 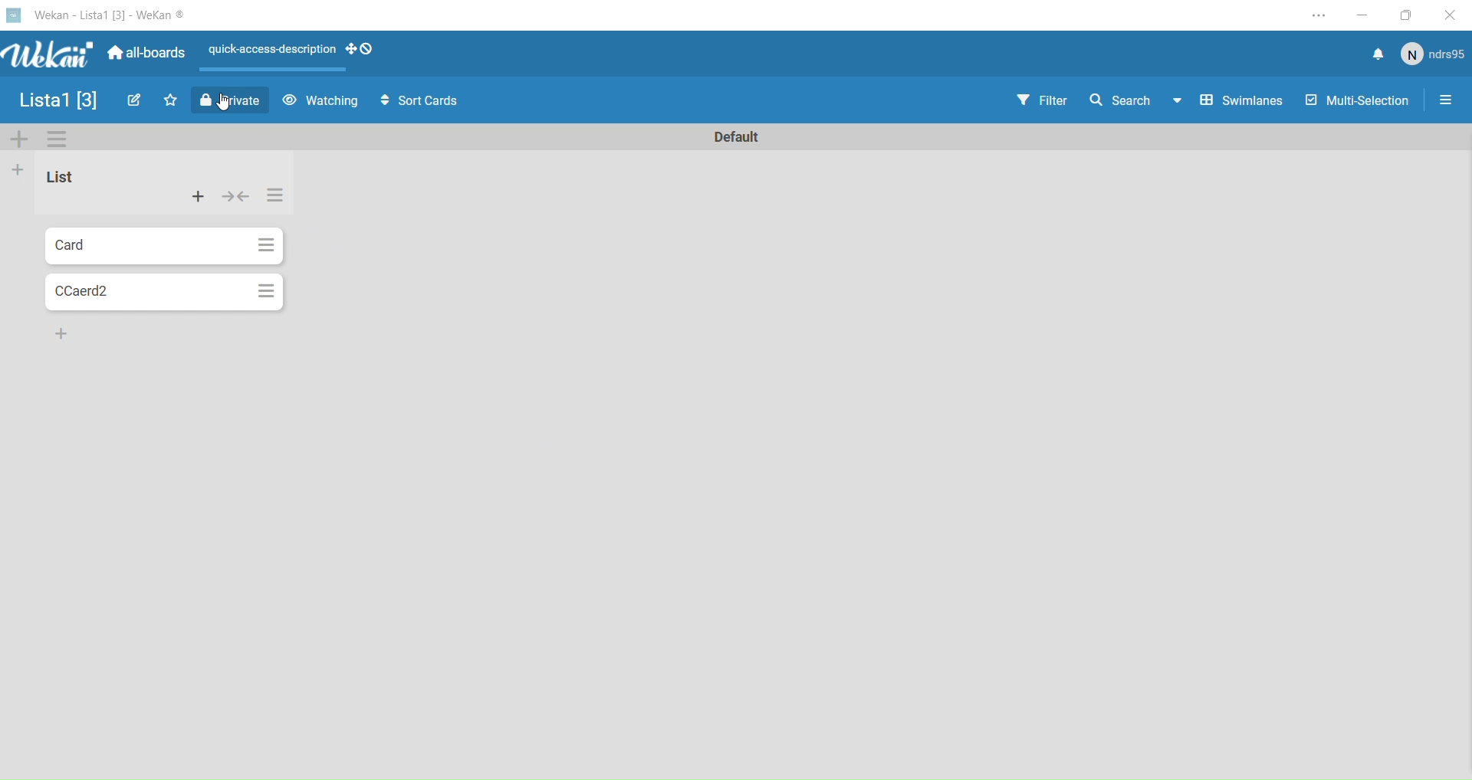 I want to click on Collapse, so click(x=236, y=197).